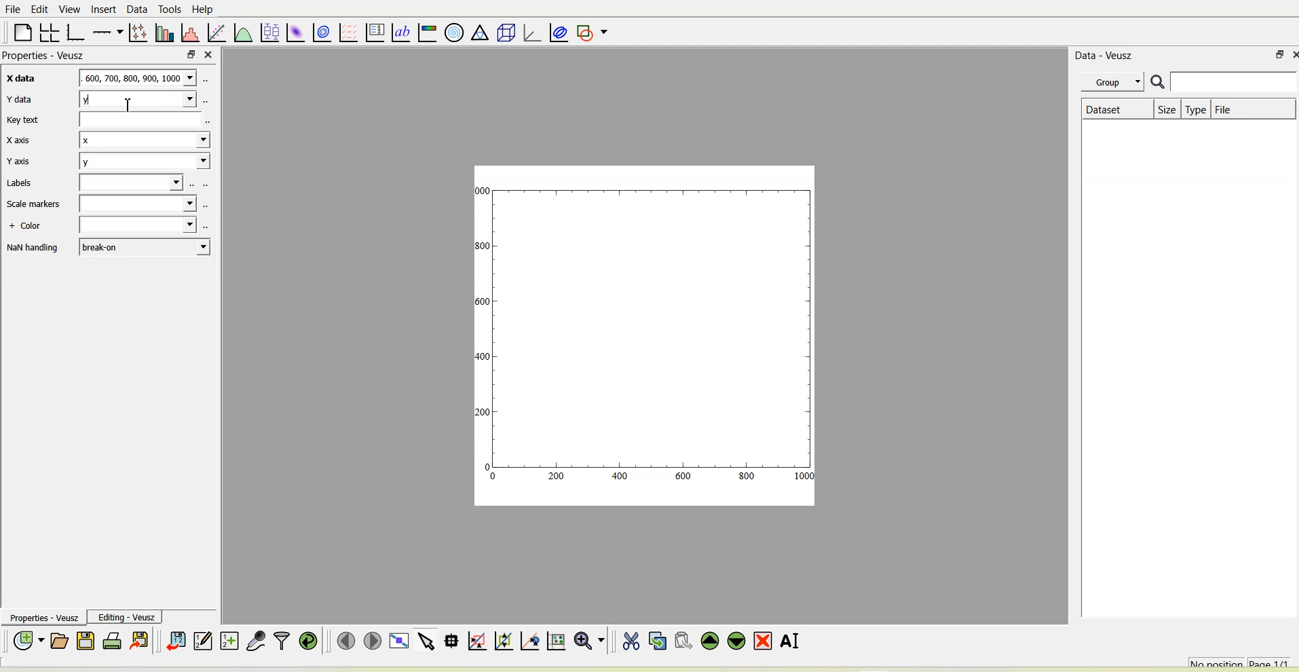  Describe the element at coordinates (243, 33) in the screenshot. I see `Plot a function` at that location.